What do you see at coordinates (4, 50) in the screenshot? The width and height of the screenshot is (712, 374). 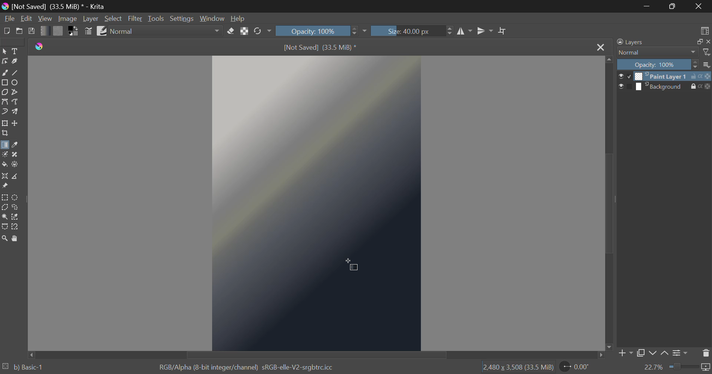 I see `Select` at bounding box center [4, 50].